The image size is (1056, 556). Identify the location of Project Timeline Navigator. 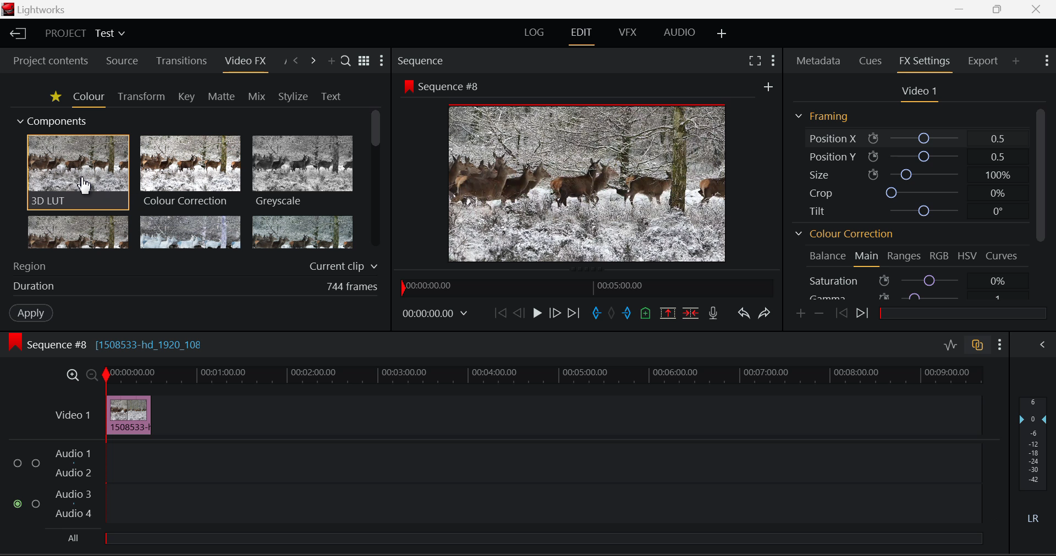
(585, 288).